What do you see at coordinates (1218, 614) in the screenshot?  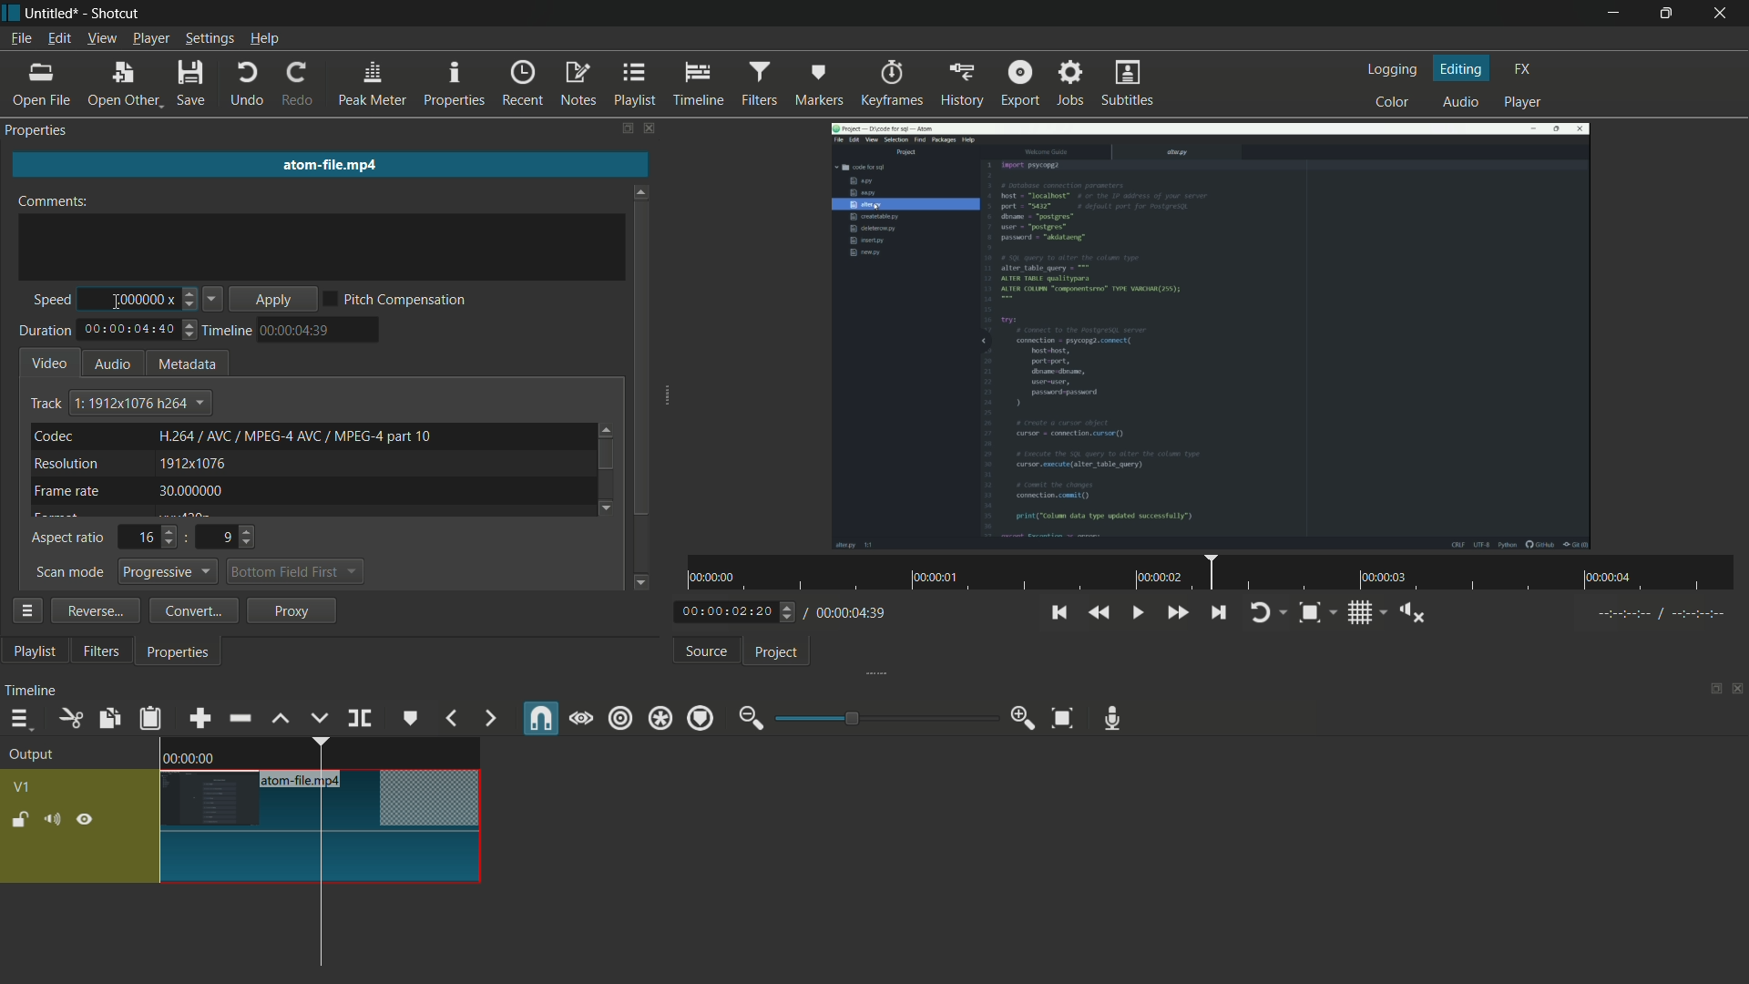 I see `skip to the next point` at bounding box center [1218, 614].